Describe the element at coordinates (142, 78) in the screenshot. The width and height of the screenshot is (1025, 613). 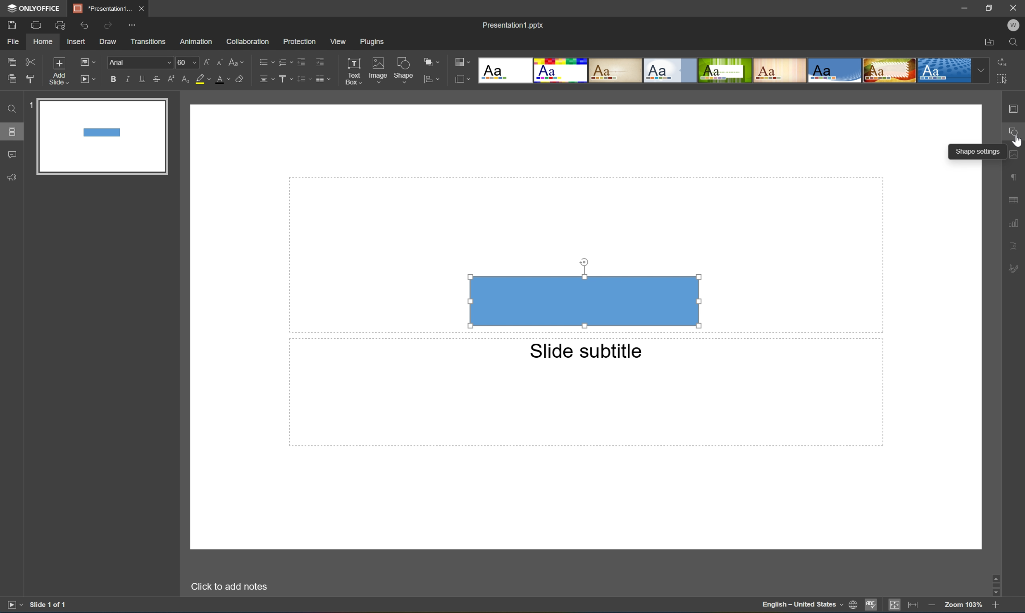
I see `Underline` at that location.